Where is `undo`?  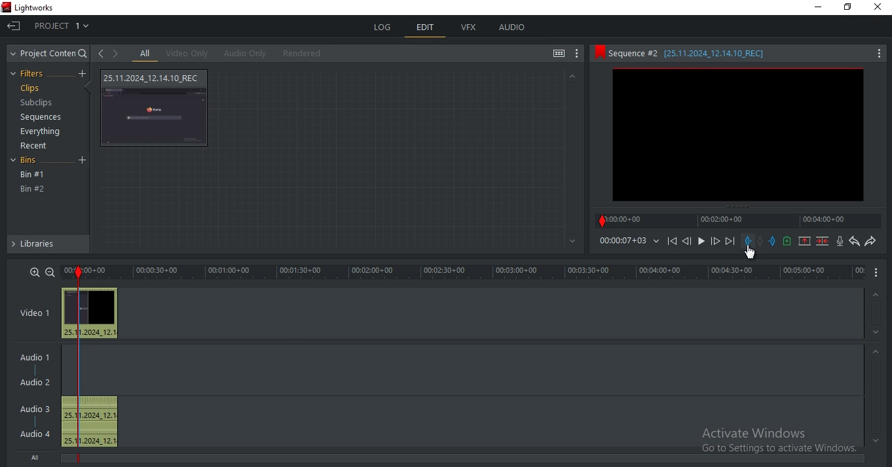 undo is located at coordinates (855, 241).